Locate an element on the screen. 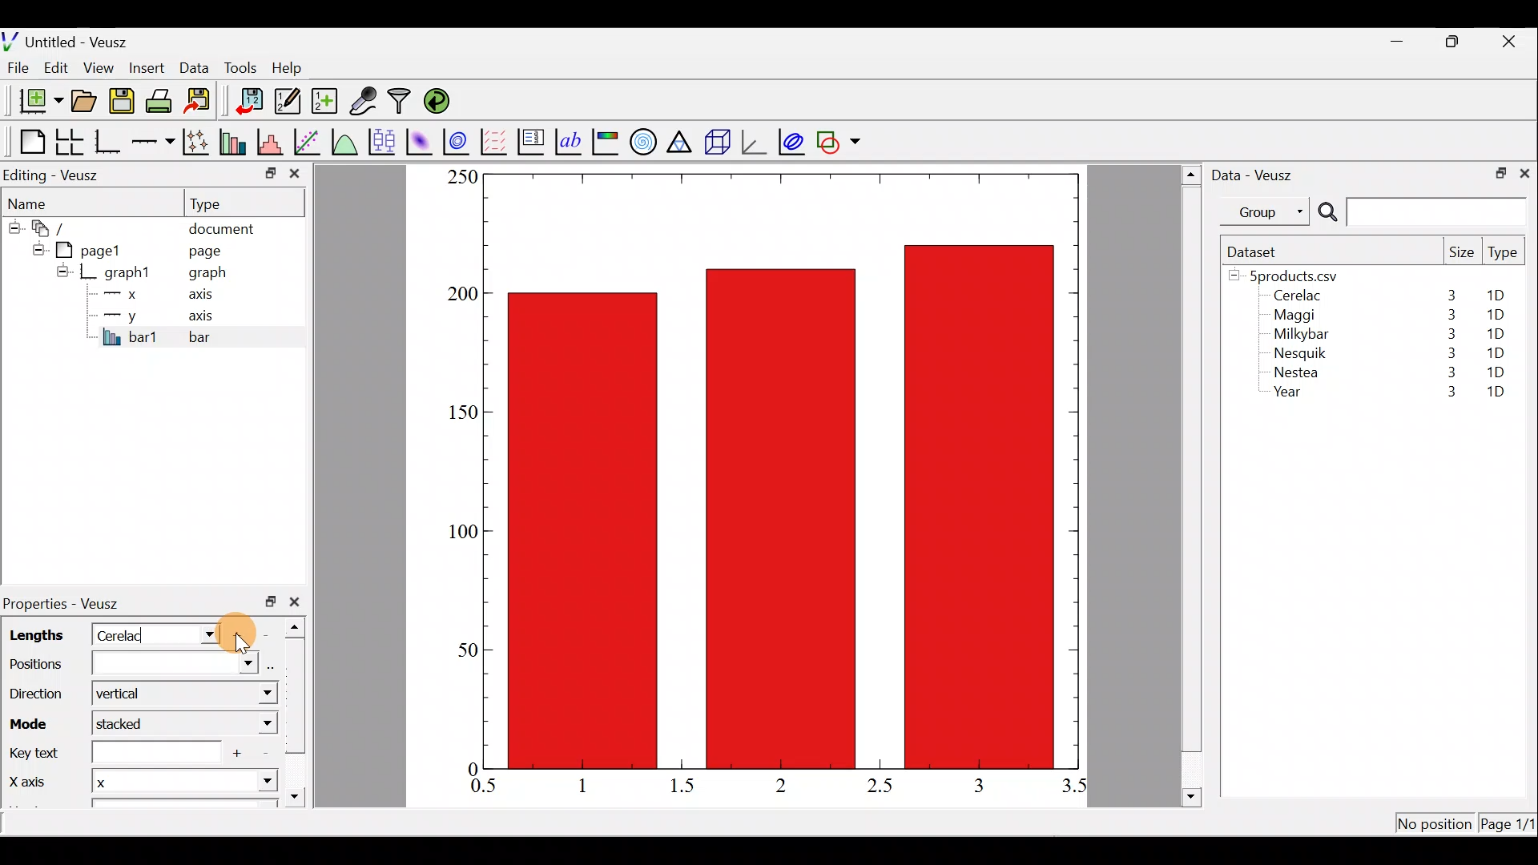  Plot points with lines and error bars is located at coordinates (199, 143).